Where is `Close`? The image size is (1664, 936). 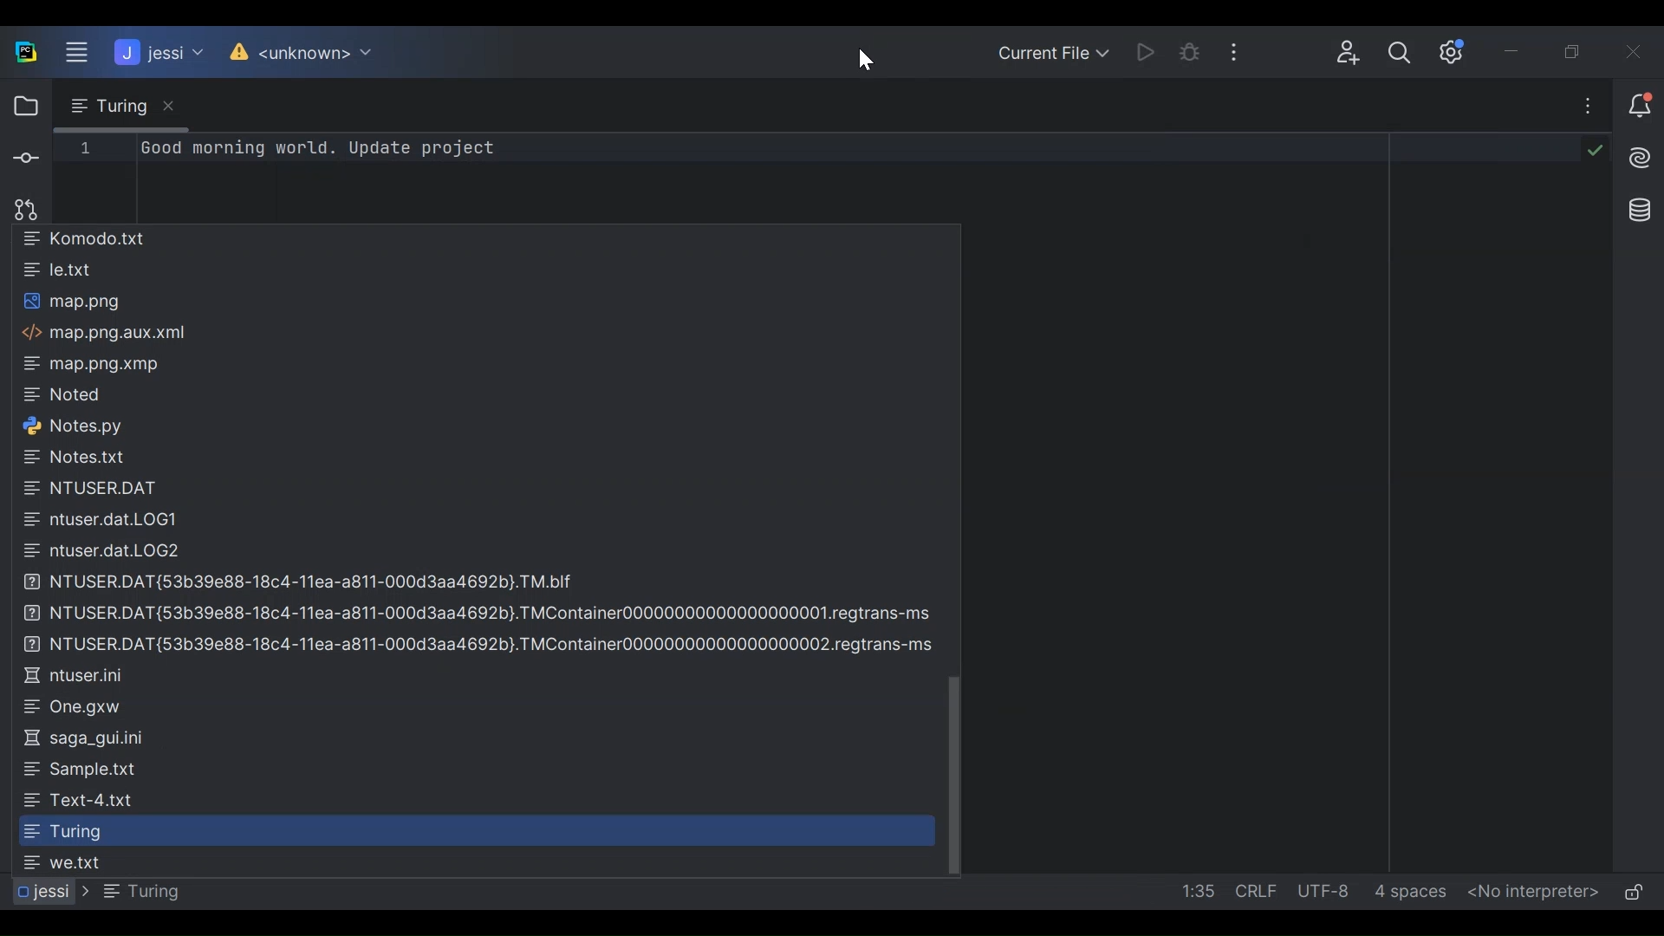 Close is located at coordinates (1640, 51).